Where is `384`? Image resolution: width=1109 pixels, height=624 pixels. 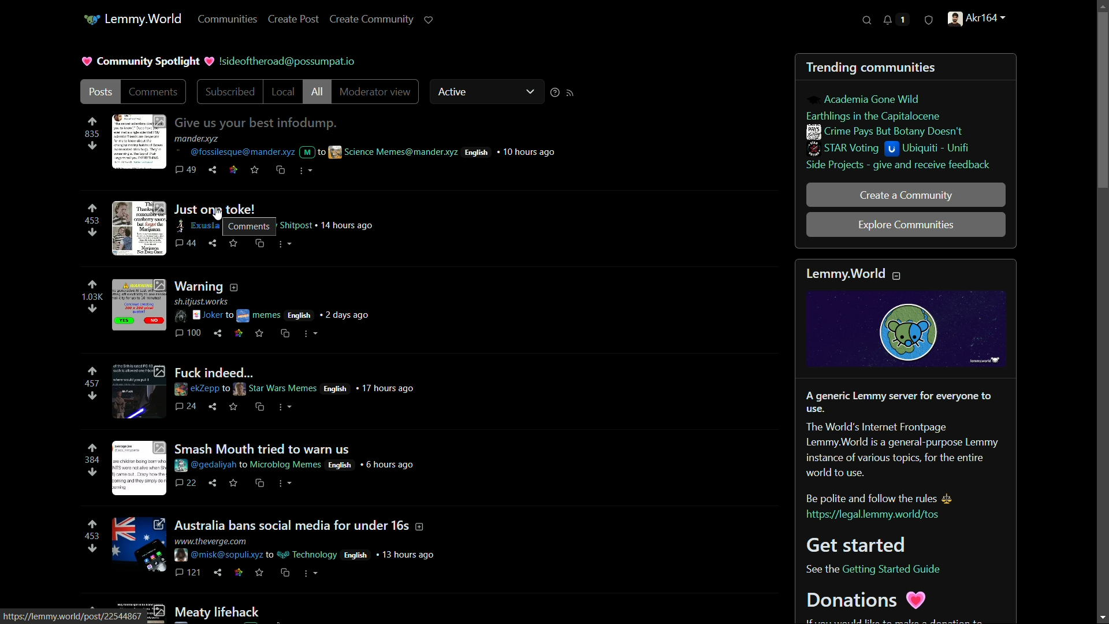
384 is located at coordinates (92, 460).